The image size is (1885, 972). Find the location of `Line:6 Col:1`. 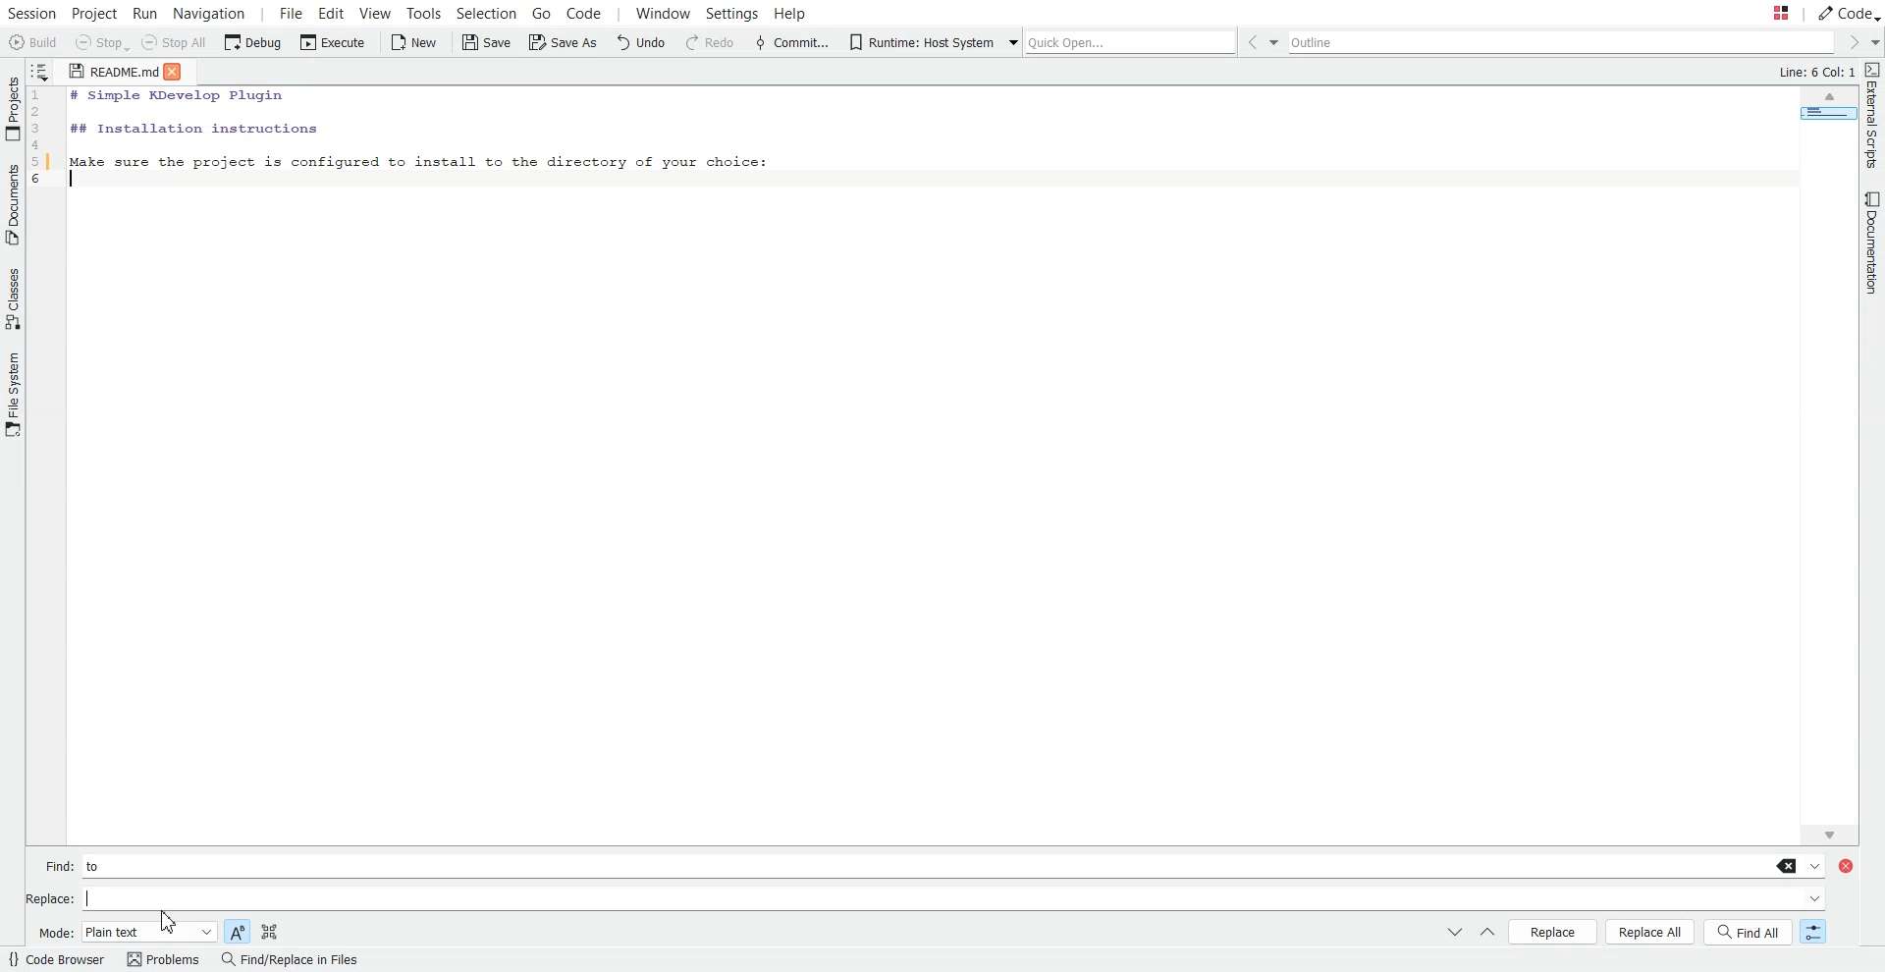

Line:6 Col:1 is located at coordinates (1813, 73).